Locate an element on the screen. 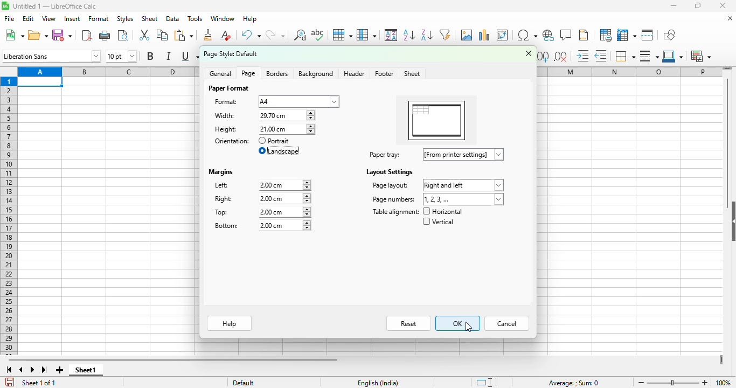 The height and width of the screenshot is (388, 736). bottom:  is located at coordinates (227, 225).